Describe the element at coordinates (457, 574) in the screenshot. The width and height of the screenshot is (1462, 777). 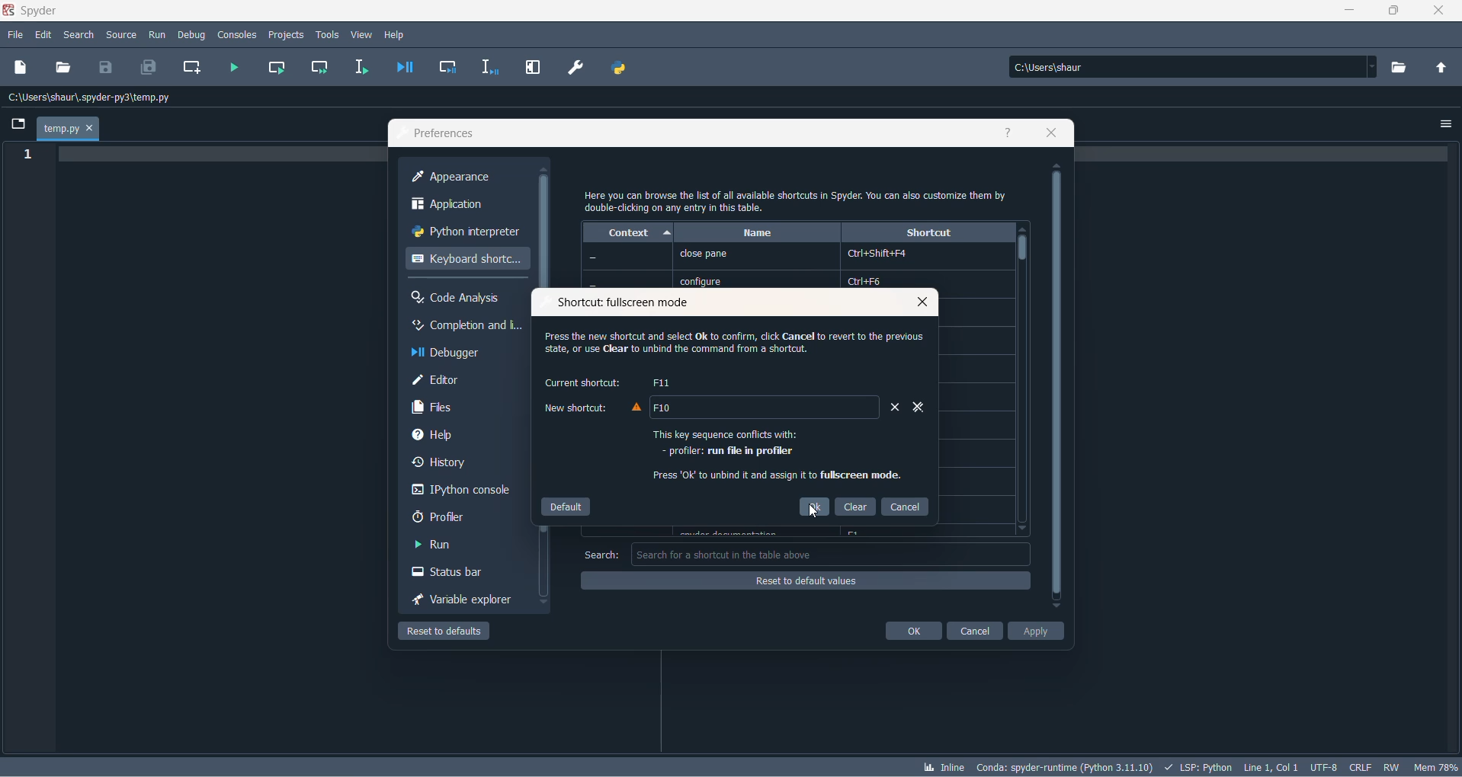
I see `status bar` at that location.